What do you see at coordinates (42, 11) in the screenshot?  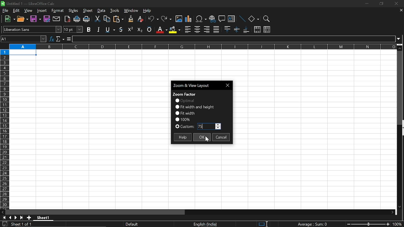 I see `Insert` at bounding box center [42, 11].